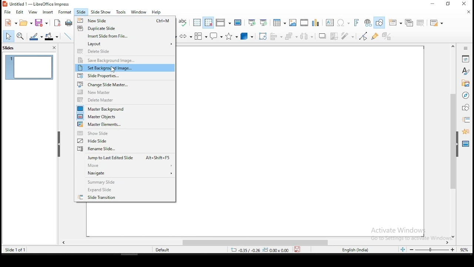 This screenshot has width=474, height=267. What do you see at coordinates (125, 124) in the screenshot?
I see `master elements` at bounding box center [125, 124].